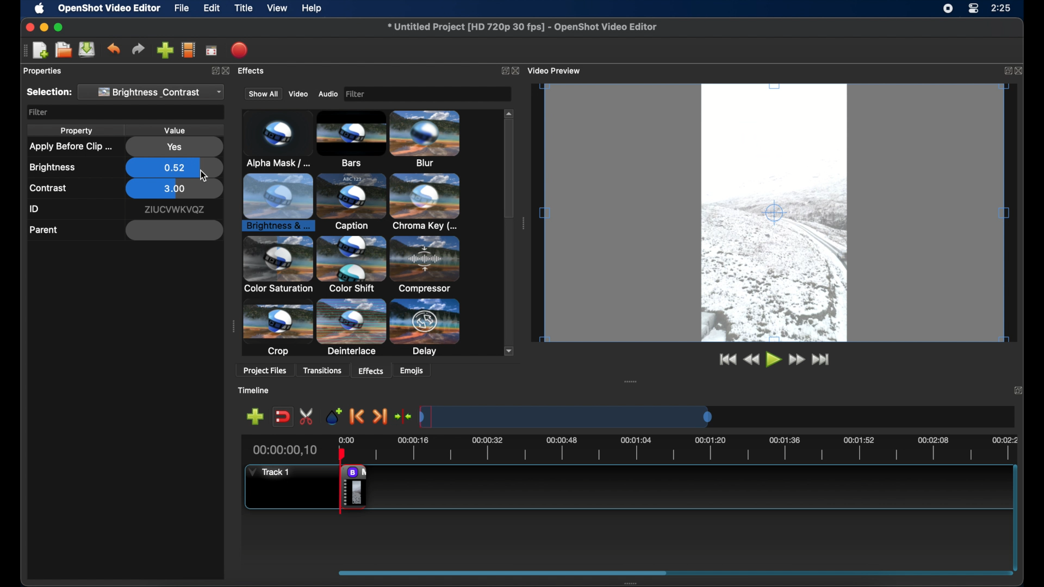 Image resolution: width=1044 pixels, height=587 pixels. Describe the element at coordinates (212, 51) in the screenshot. I see `full screen` at that location.